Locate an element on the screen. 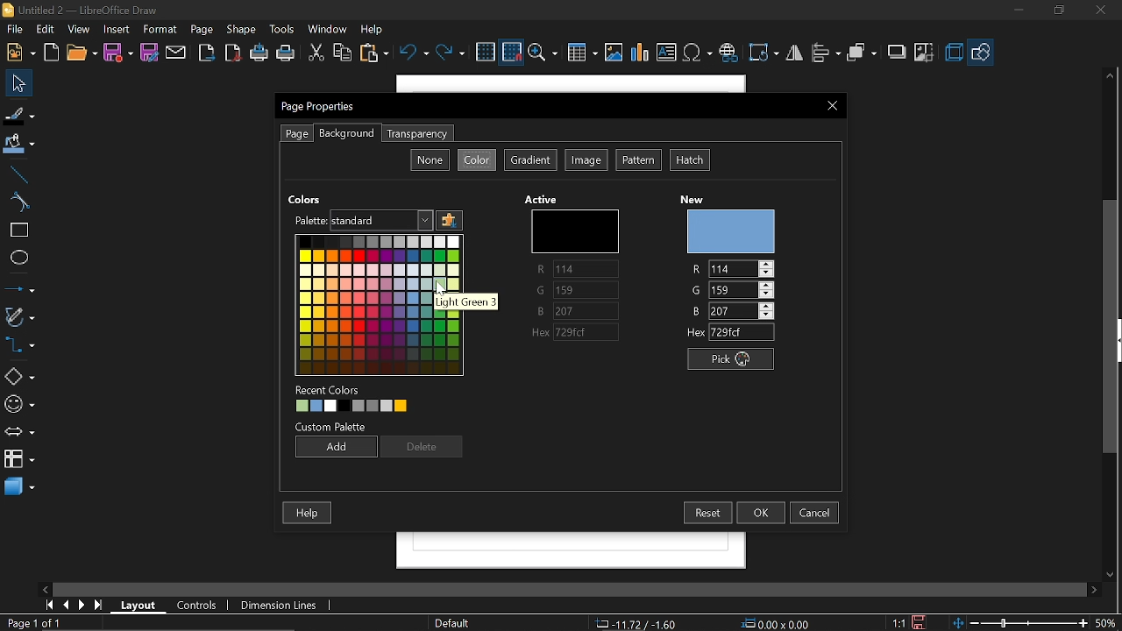  Tools is located at coordinates (283, 30).